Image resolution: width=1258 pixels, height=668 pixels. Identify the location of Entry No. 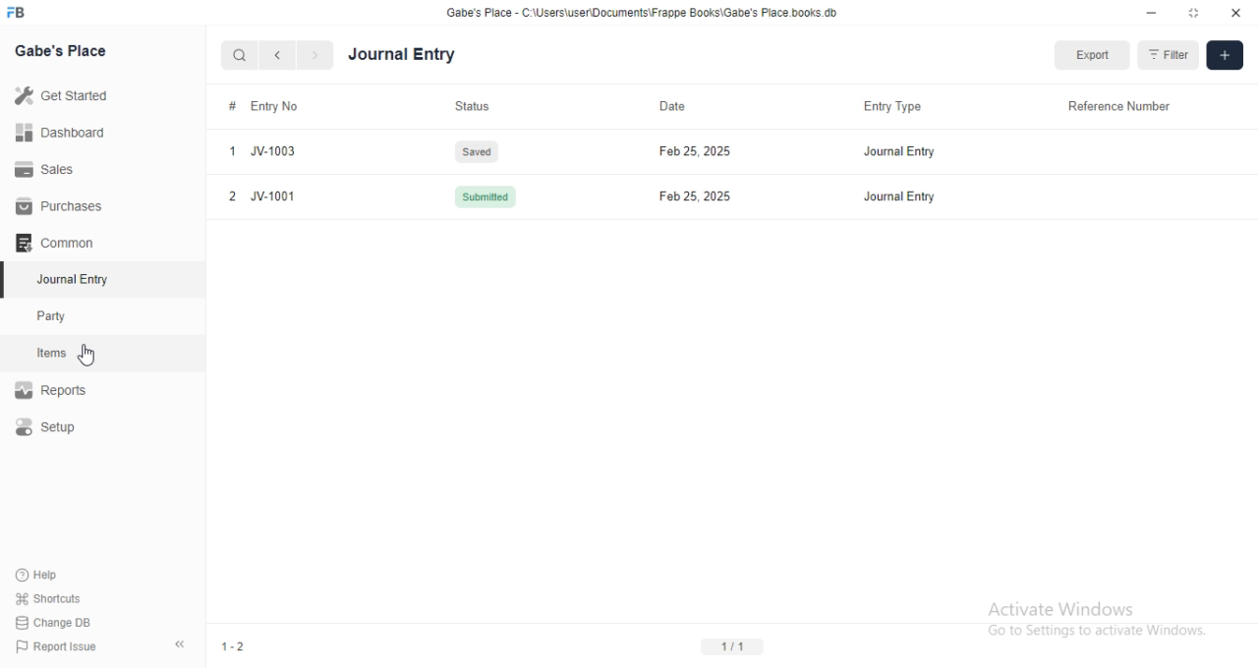
(276, 107).